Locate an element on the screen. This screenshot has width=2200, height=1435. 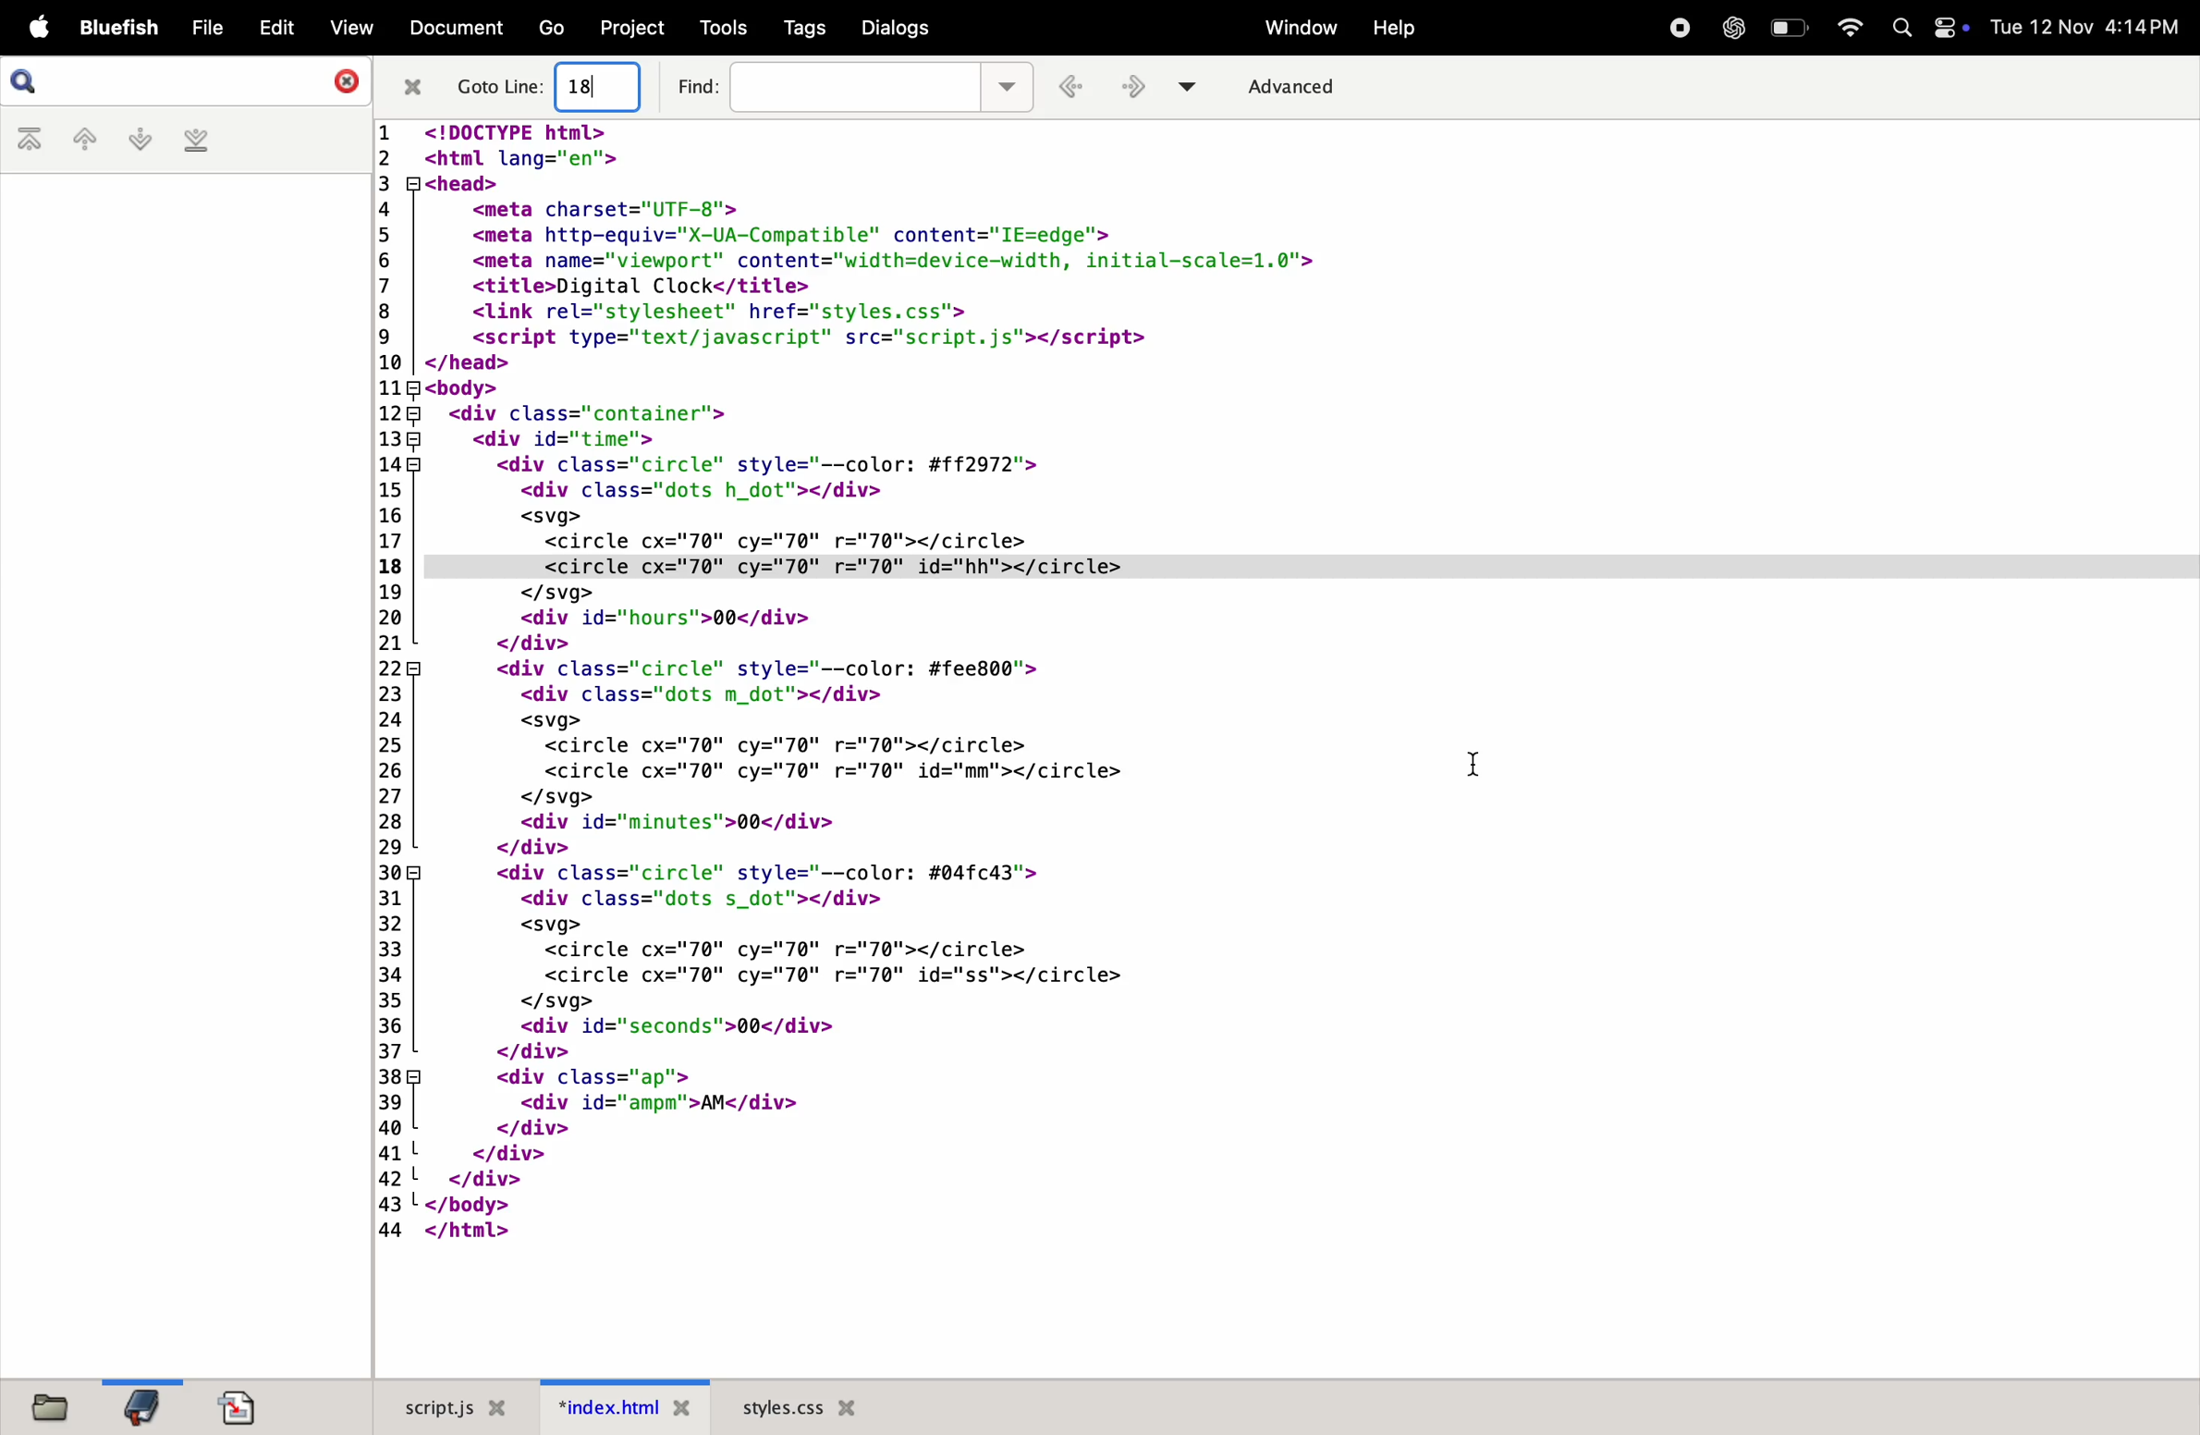
Spotlight is located at coordinates (1902, 28).